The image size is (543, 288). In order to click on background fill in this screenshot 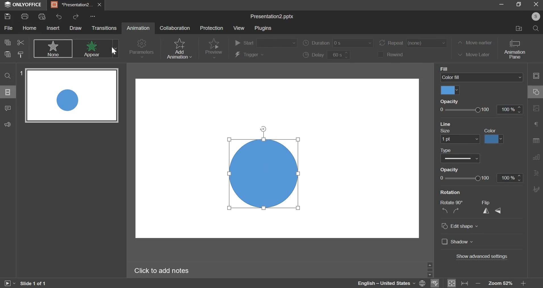, I will do `click(481, 78)`.